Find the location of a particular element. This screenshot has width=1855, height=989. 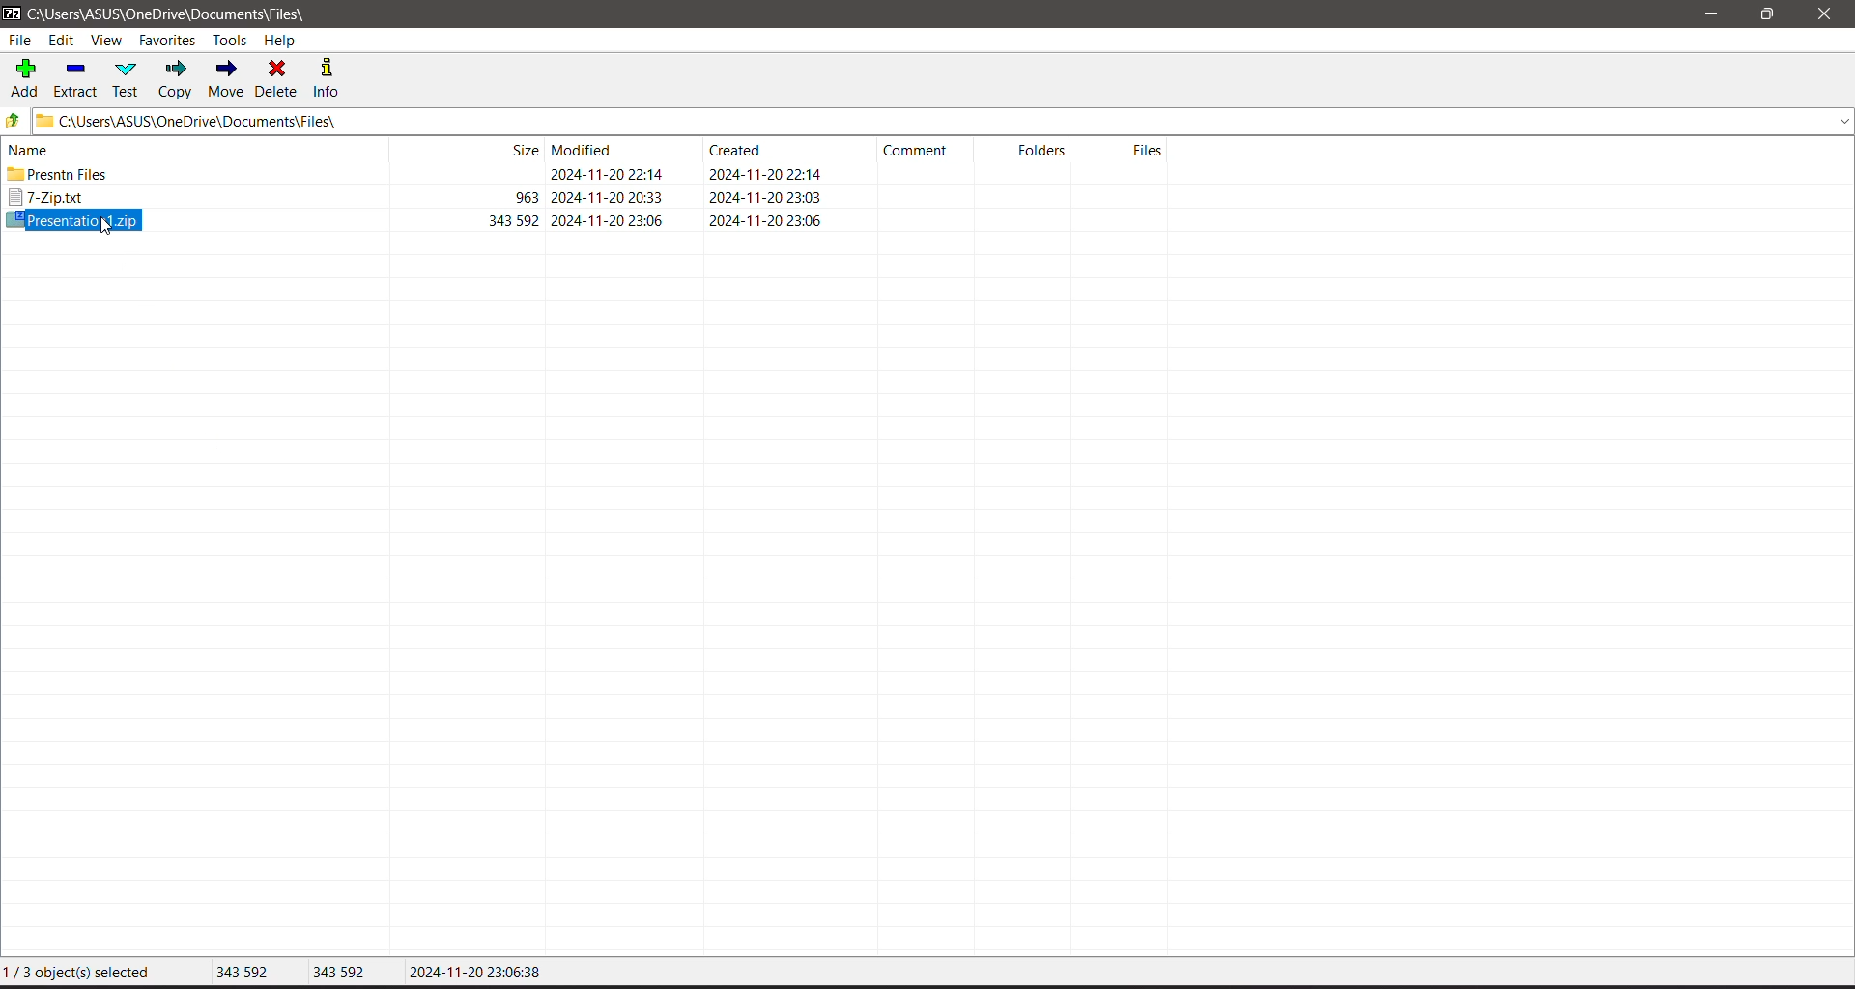

Current Folder View is located at coordinates (593, 149).